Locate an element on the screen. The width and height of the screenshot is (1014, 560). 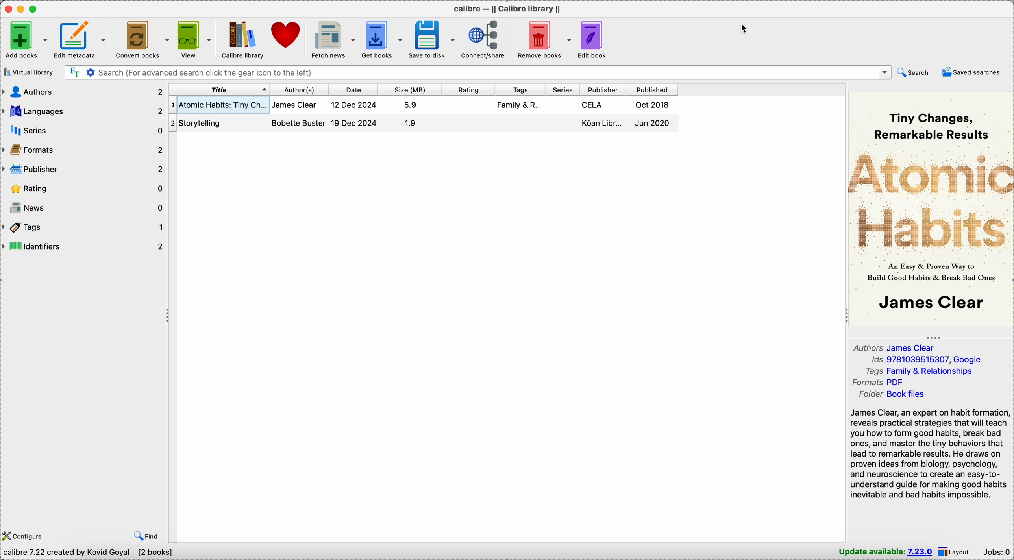
date is located at coordinates (356, 114).